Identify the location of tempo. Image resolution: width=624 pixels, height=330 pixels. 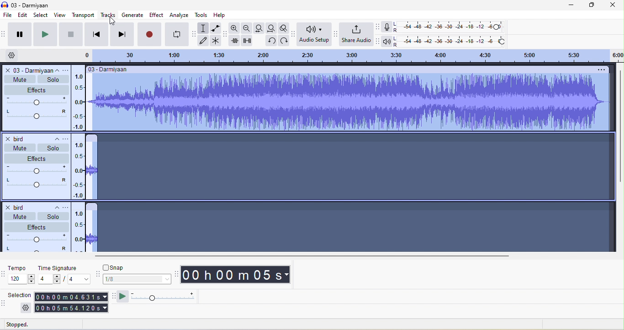
(21, 275).